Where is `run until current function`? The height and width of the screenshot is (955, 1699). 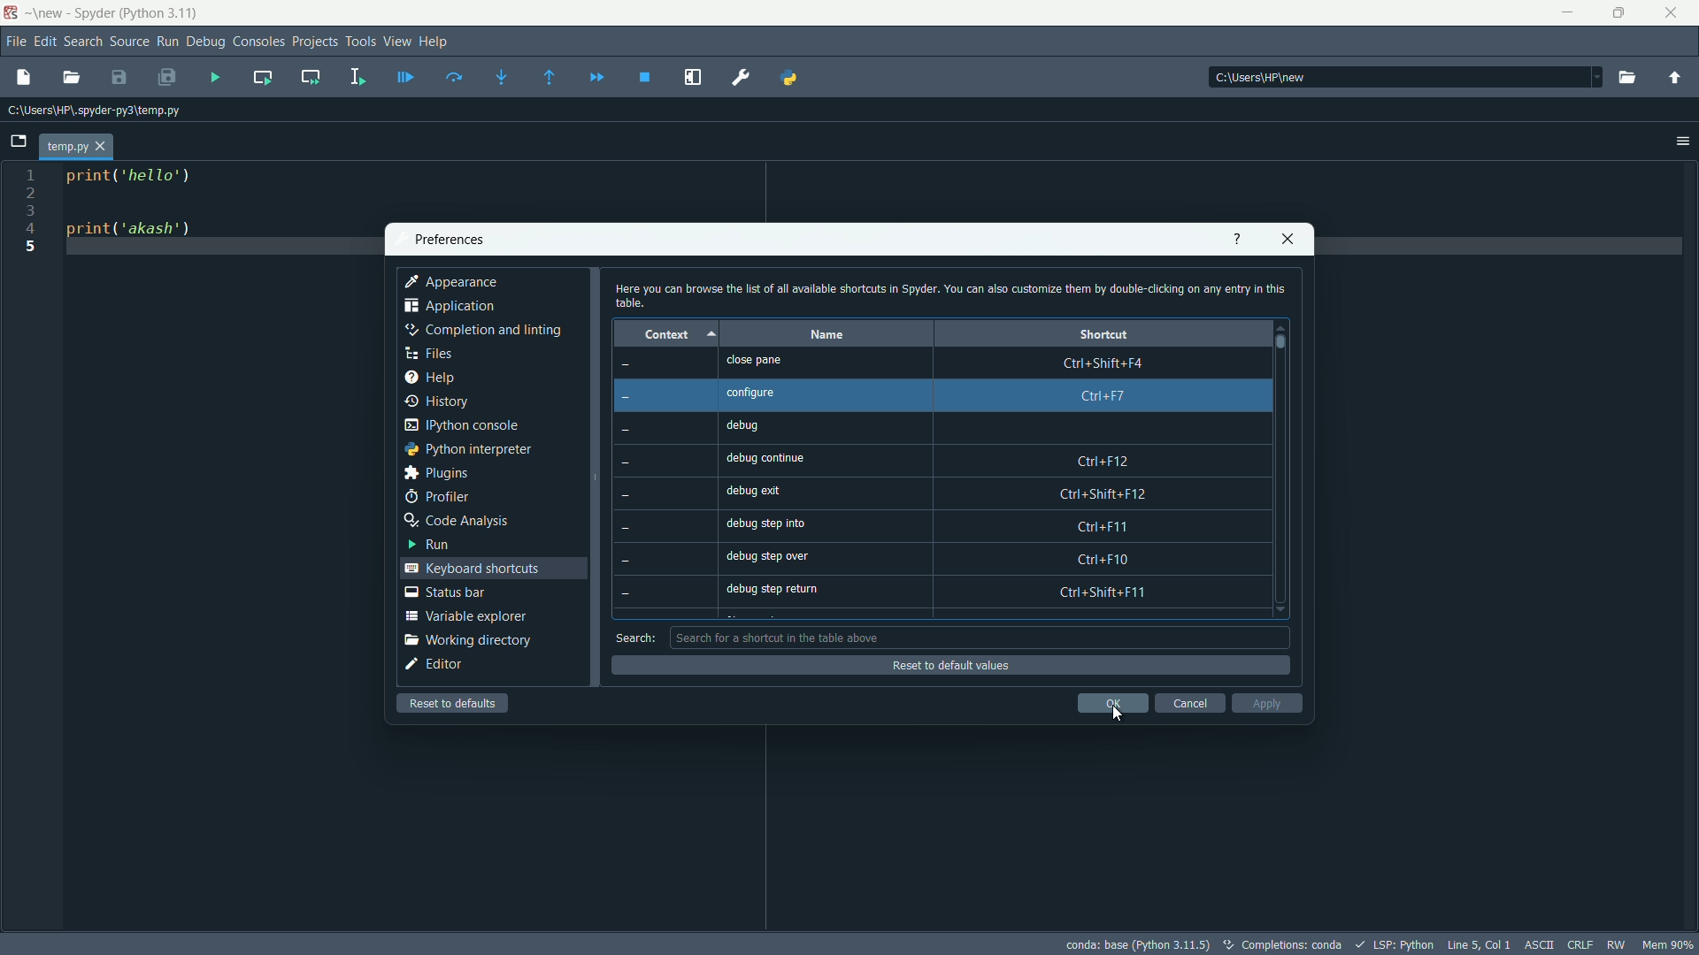 run until current function is located at coordinates (550, 78).